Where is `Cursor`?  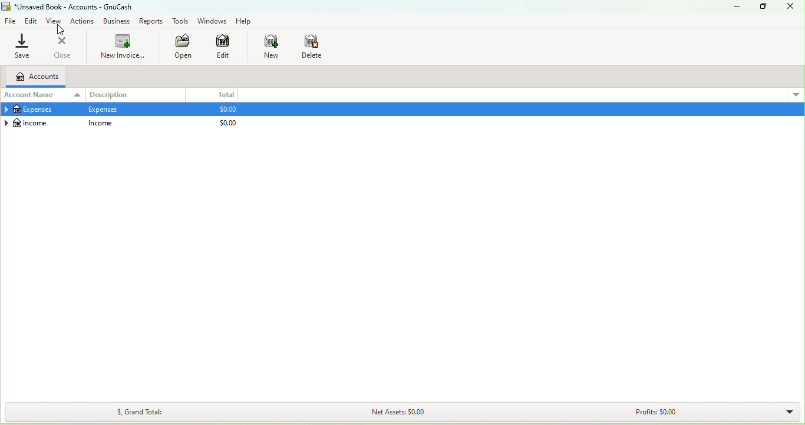 Cursor is located at coordinates (61, 31).